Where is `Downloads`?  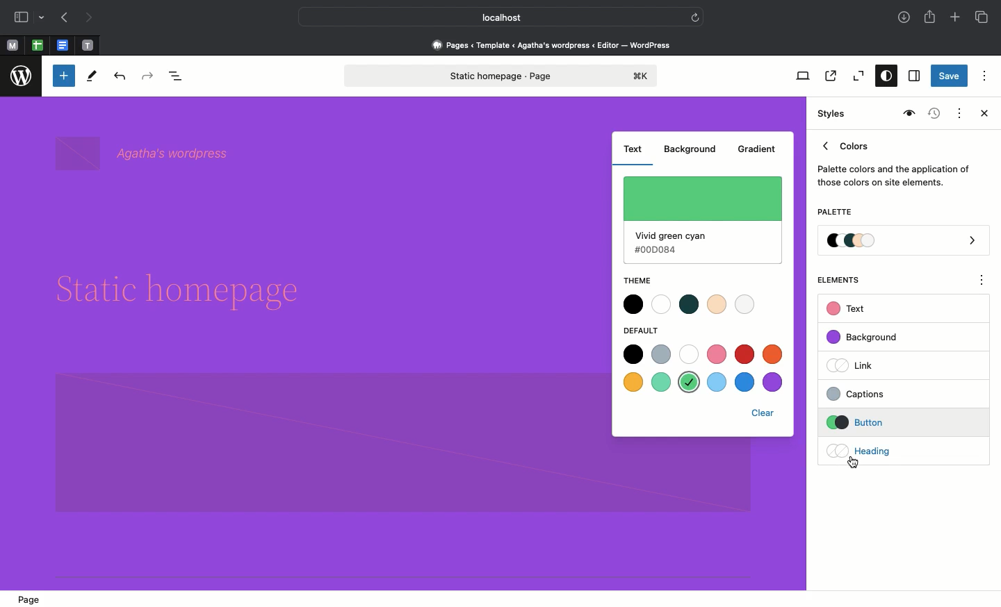
Downloads is located at coordinates (905, 19).